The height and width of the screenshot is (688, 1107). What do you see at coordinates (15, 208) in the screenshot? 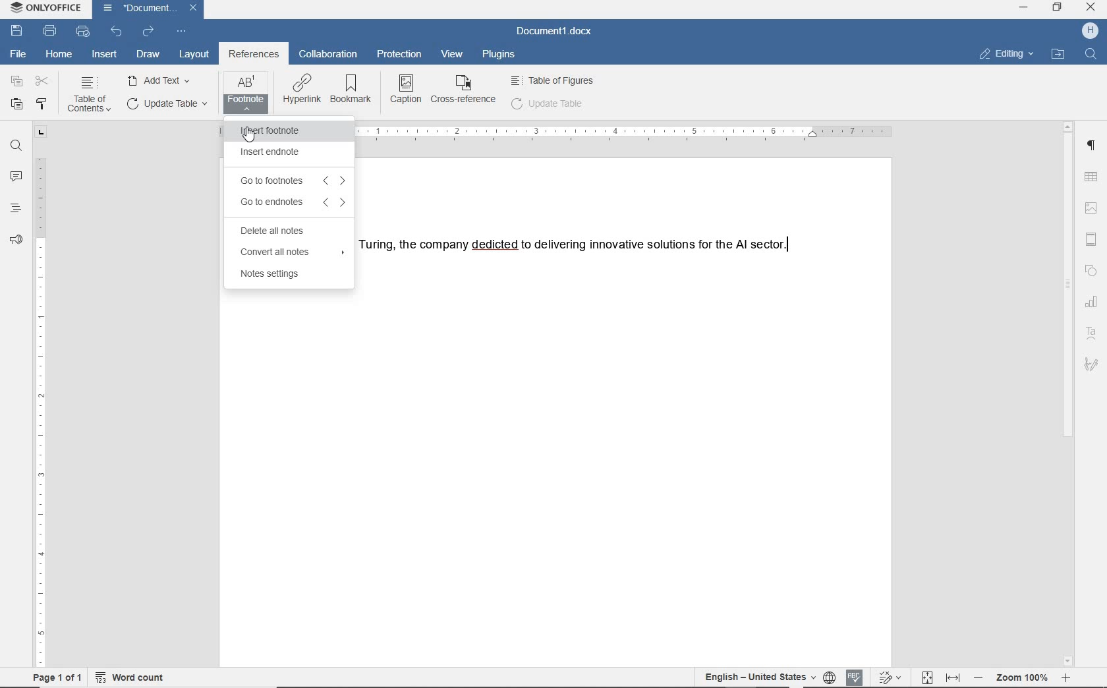
I see `headings` at bounding box center [15, 208].